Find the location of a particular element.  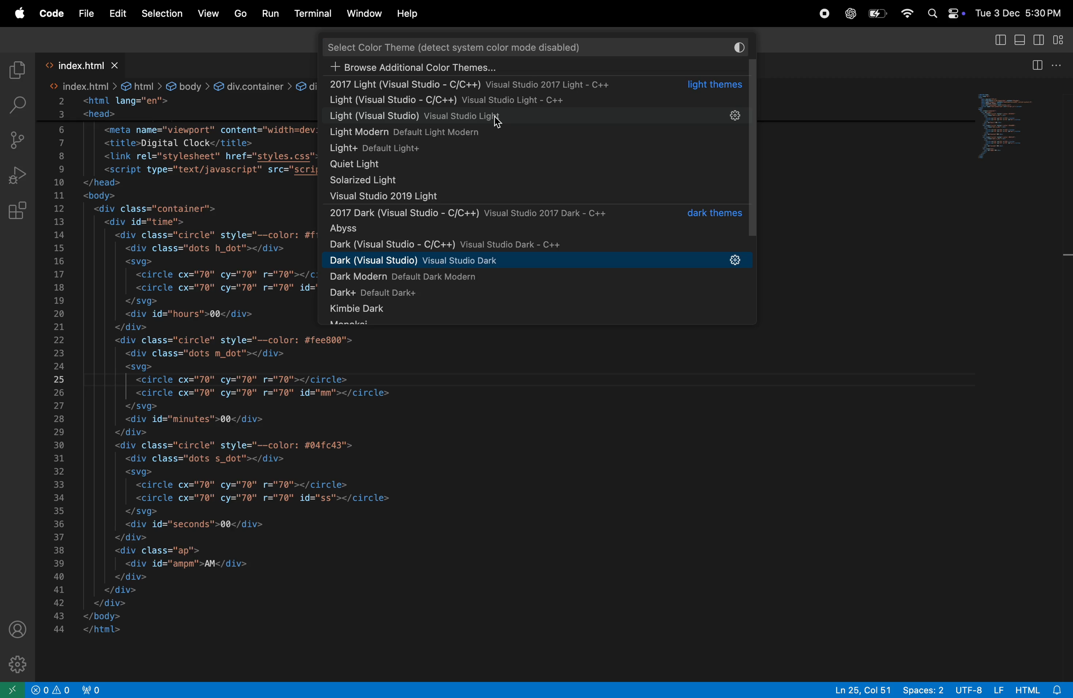

edit is located at coordinates (117, 14).